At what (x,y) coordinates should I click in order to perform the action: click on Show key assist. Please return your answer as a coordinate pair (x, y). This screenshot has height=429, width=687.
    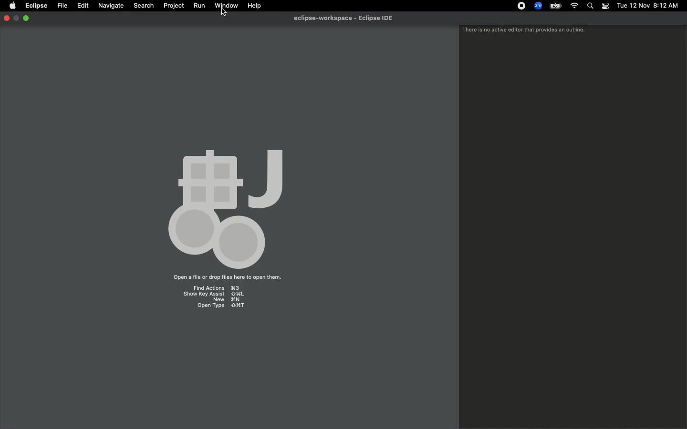
    Looking at the image, I should click on (214, 294).